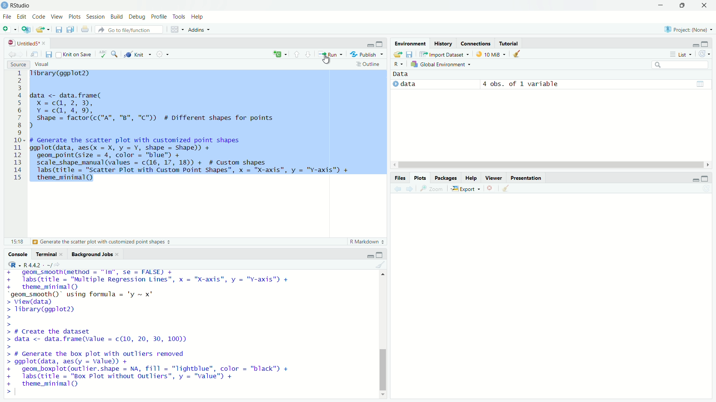 This screenshot has height=402, width=716. Describe the element at coordinates (409, 189) in the screenshot. I see `Next plot` at that location.